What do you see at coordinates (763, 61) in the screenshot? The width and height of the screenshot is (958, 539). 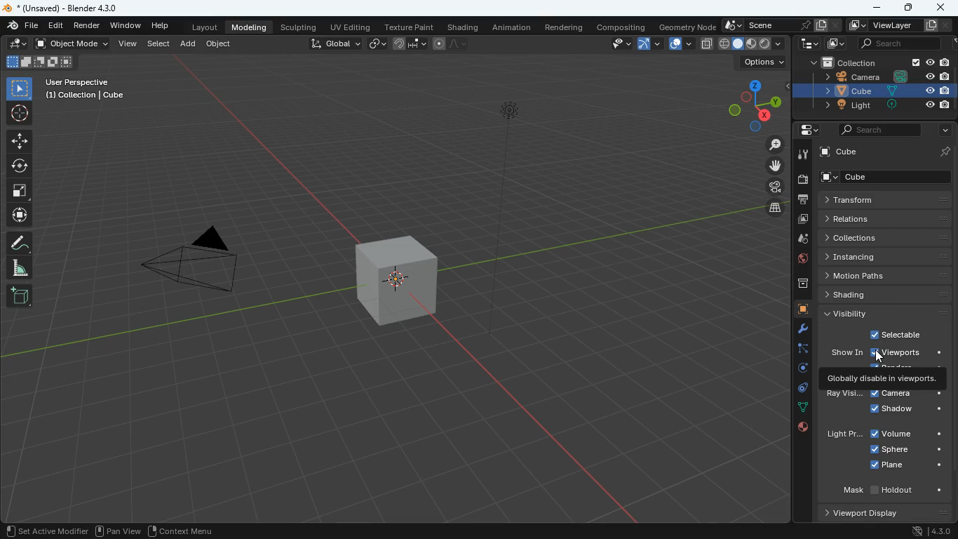 I see `options` at bounding box center [763, 61].